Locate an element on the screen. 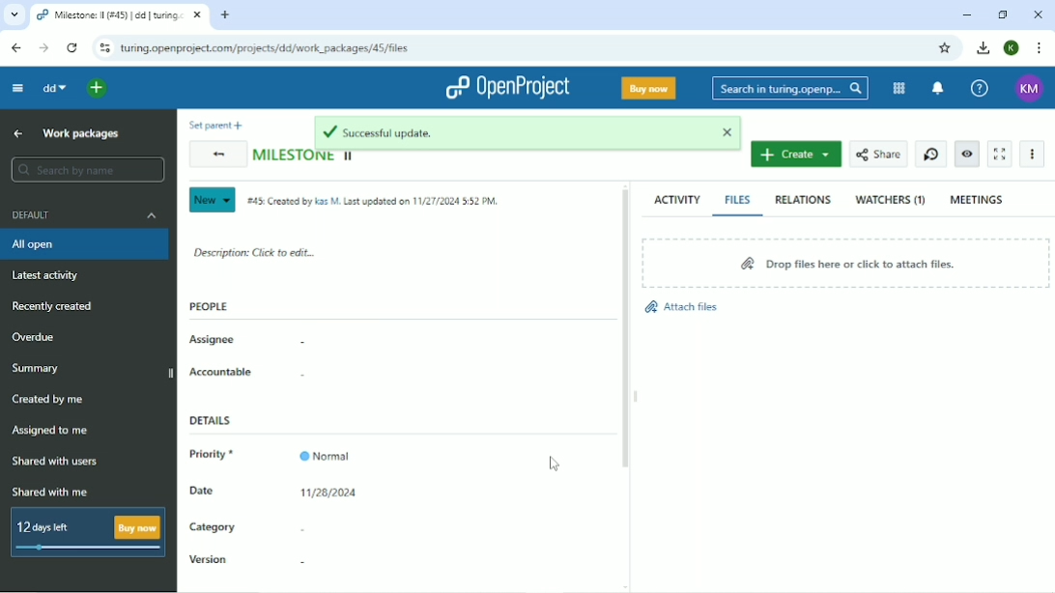 This screenshot has width=1055, height=593. View site information  is located at coordinates (101, 47).